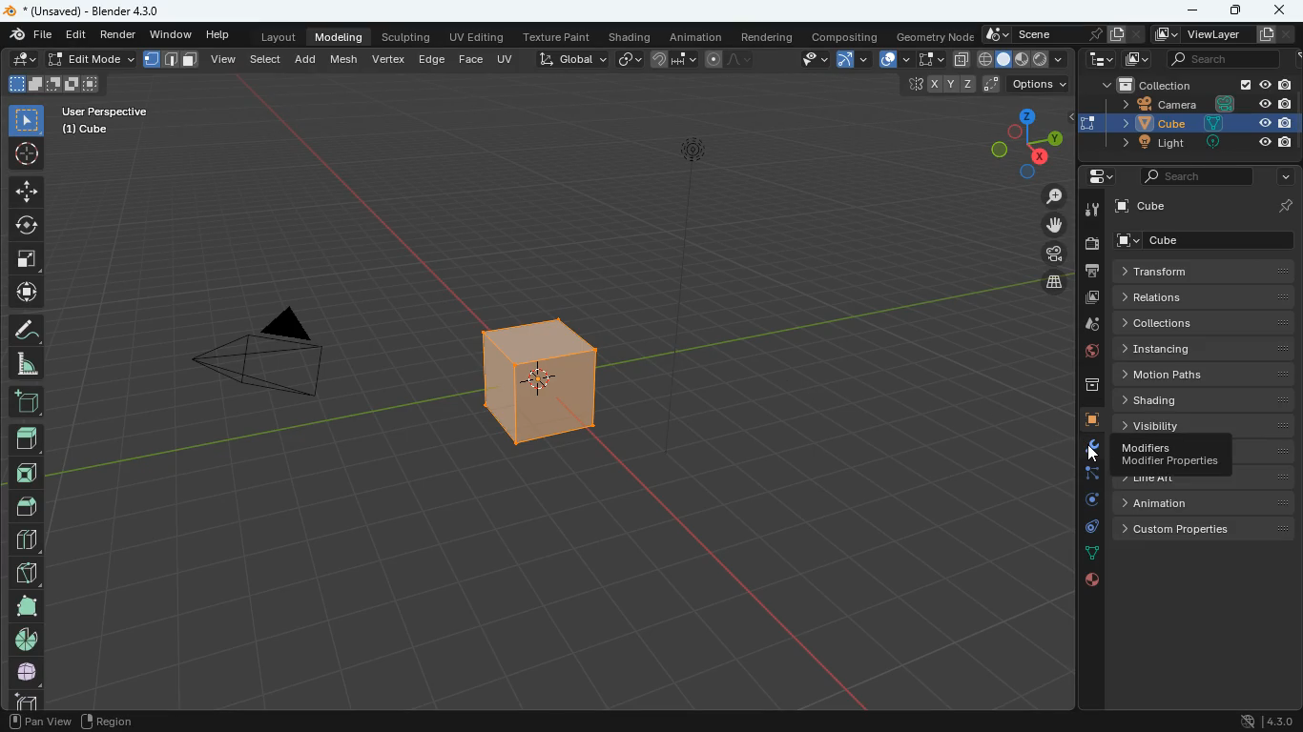 The height and width of the screenshot is (732, 1303). Describe the element at coordinates (1083, 421) in the screenshot. I see `cube` at that location.